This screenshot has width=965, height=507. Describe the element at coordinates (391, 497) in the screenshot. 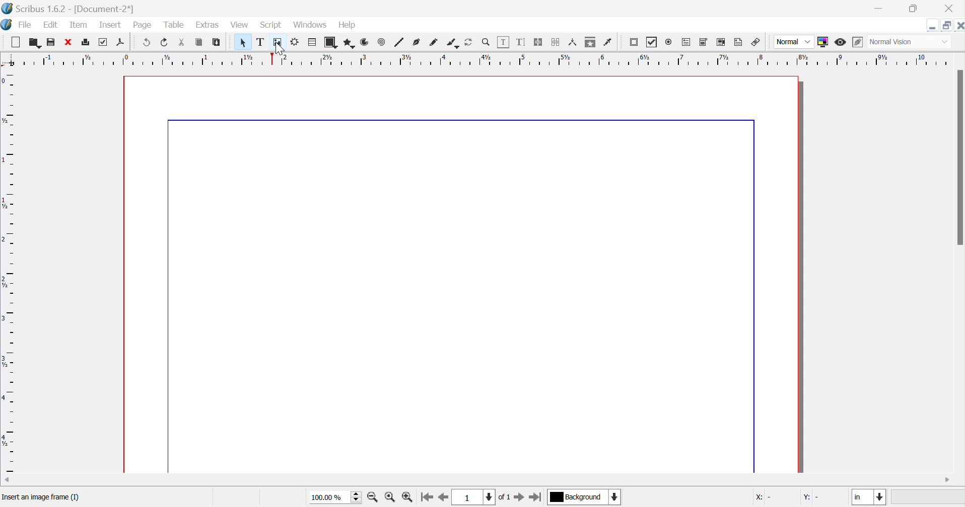

I see `zoom to 100%` at that location.